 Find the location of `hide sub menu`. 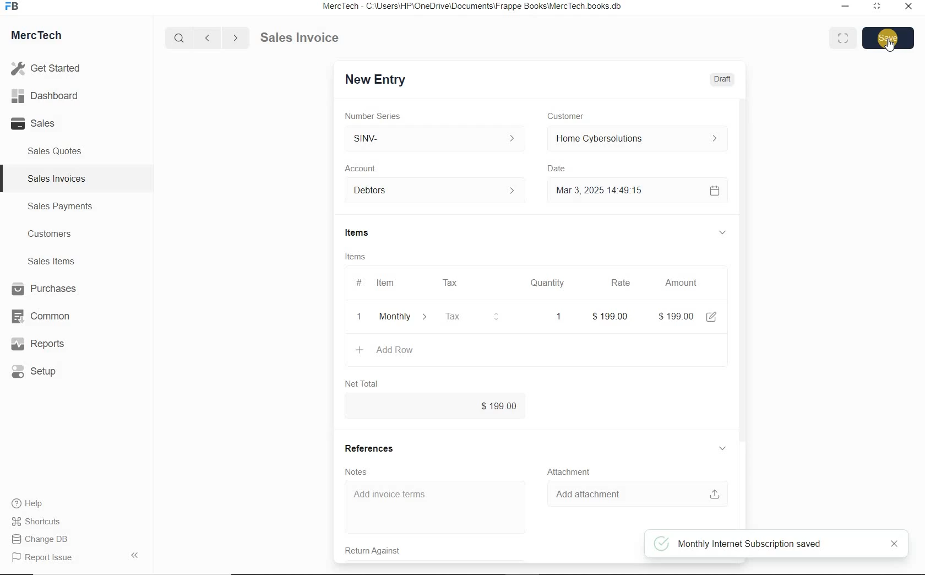

hide sub menu is located at coordinates (721, 232).